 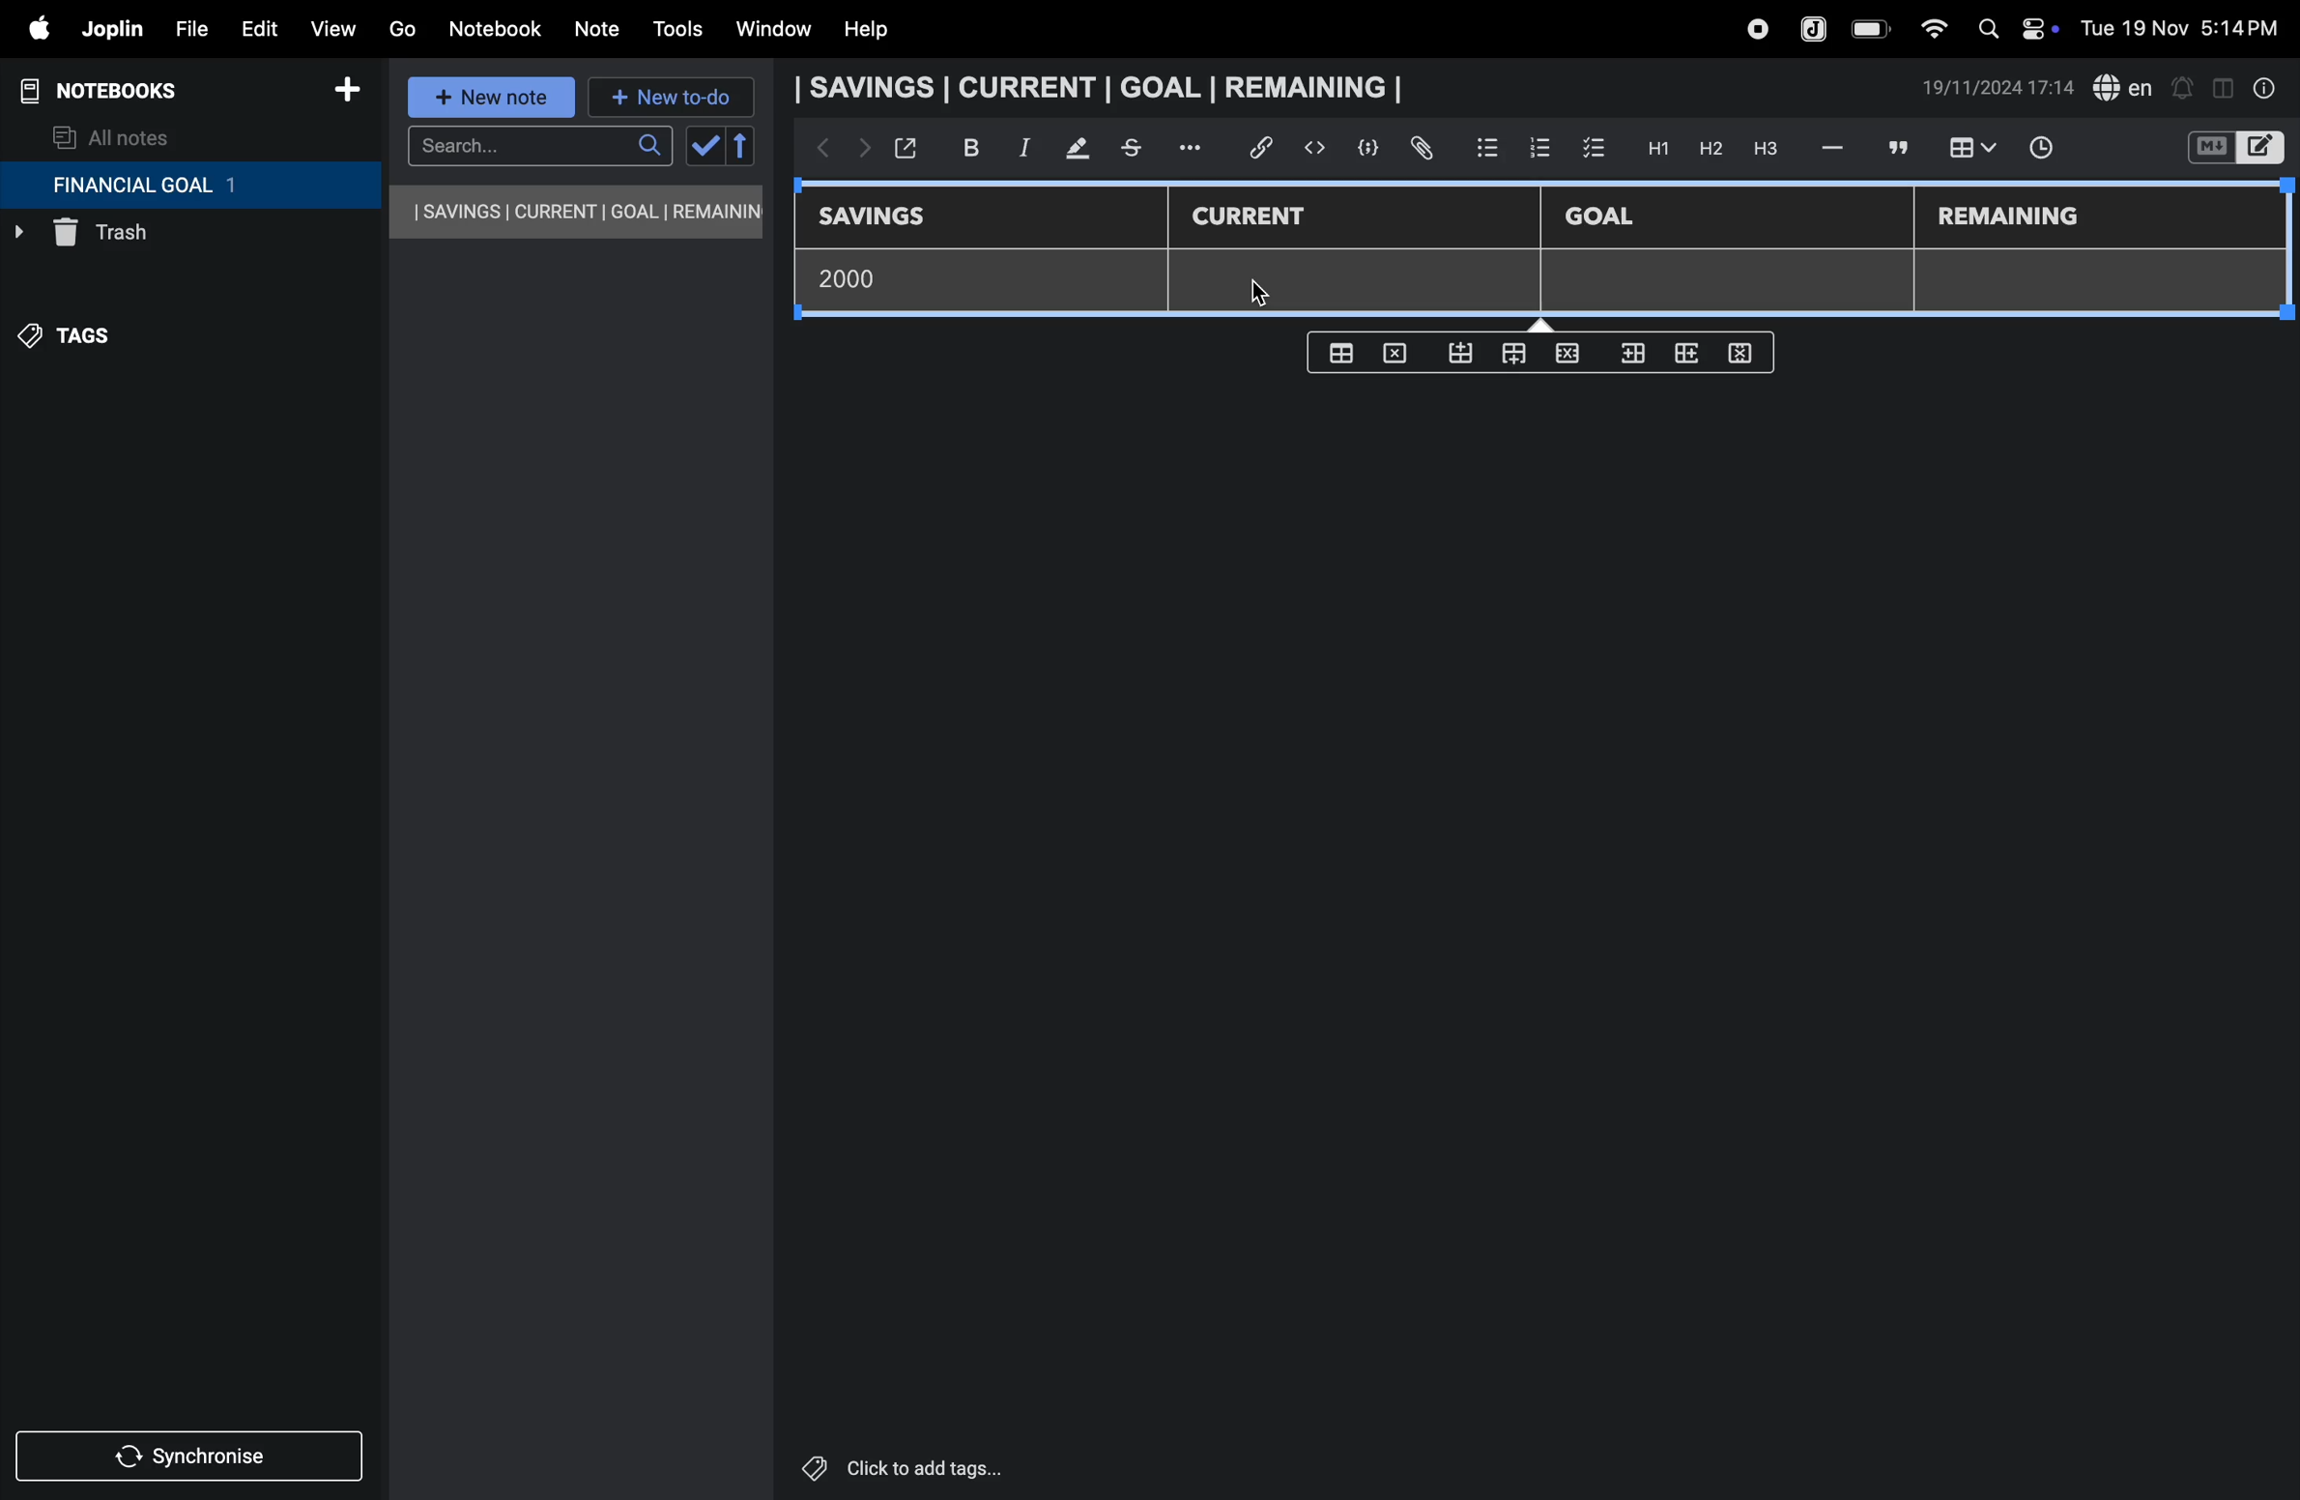 What do you see at coordinates (880, 30) in the screenshot?
I see `help` at bounding box center [880, 30].